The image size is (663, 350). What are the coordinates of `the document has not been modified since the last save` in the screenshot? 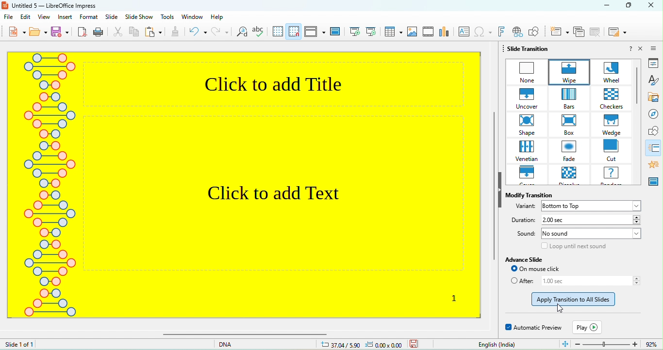 It's located at (422, 344).